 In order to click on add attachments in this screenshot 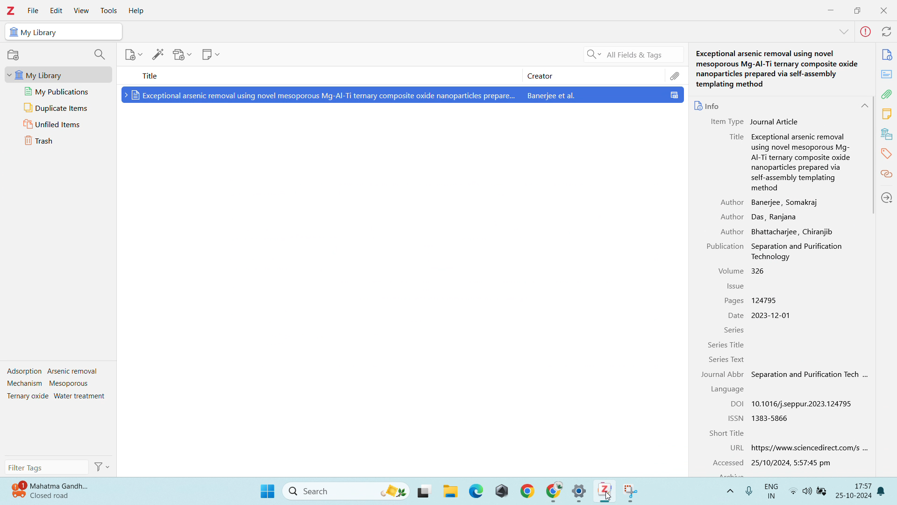, I will do `click(182, 55)`.